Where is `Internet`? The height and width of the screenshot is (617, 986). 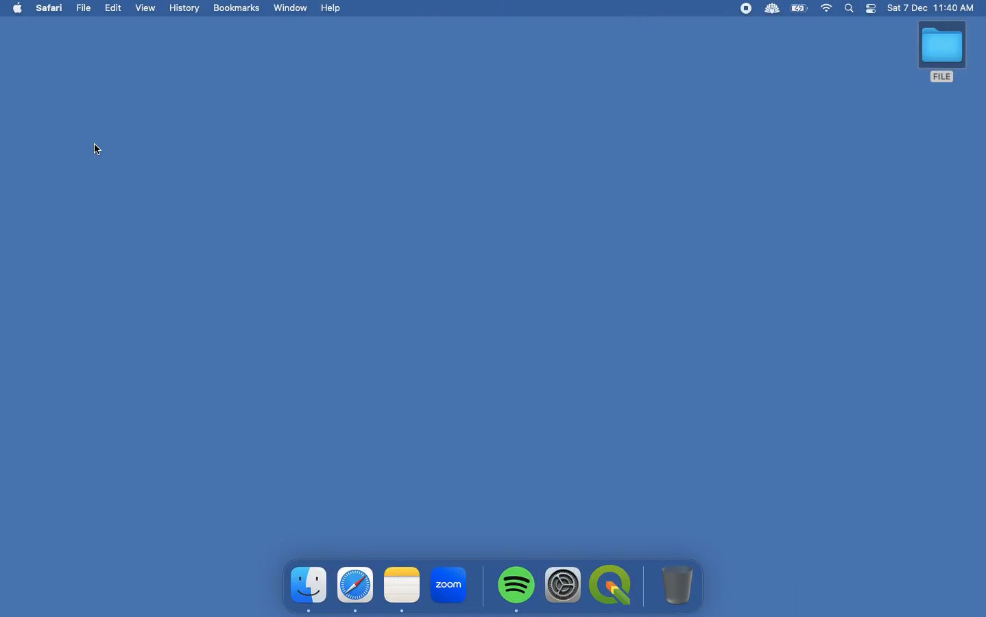 Internet is located at coordinates (828, 9).